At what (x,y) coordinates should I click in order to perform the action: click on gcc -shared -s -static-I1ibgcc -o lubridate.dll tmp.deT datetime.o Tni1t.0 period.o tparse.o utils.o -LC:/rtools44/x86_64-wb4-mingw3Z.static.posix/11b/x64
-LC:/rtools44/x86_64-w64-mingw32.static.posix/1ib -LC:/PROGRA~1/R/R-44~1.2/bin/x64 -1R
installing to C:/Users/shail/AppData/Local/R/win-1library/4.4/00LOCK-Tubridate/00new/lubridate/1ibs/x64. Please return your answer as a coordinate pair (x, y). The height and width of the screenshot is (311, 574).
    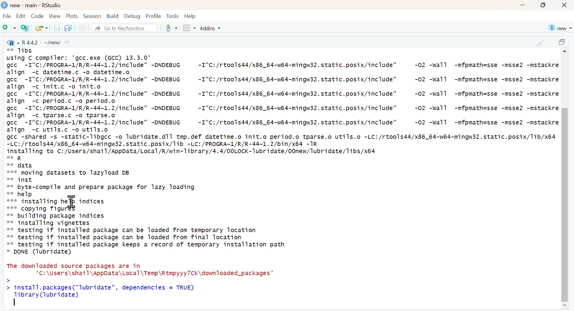
    Looking at the image, I should click on (282, 144).